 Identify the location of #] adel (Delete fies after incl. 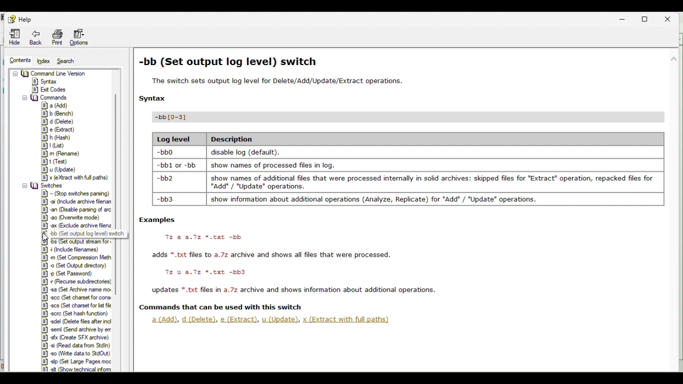
(78, 322).